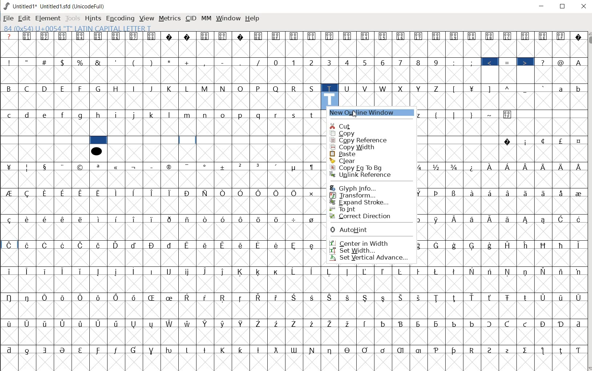 Image resolution: width=592 pixels, height=371 pixels. Describe the element at coordinates (437, 349) in the screenshot. I see `Symbol` at that location.